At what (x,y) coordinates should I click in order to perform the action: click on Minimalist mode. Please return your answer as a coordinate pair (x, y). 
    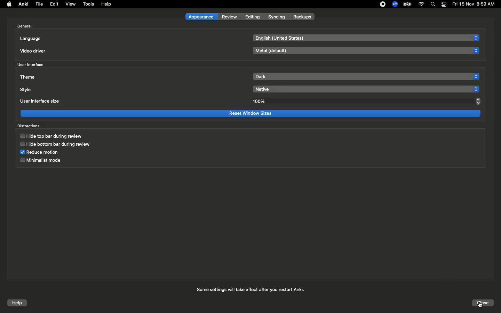
    Looking at the image, I should click on (42, 160).